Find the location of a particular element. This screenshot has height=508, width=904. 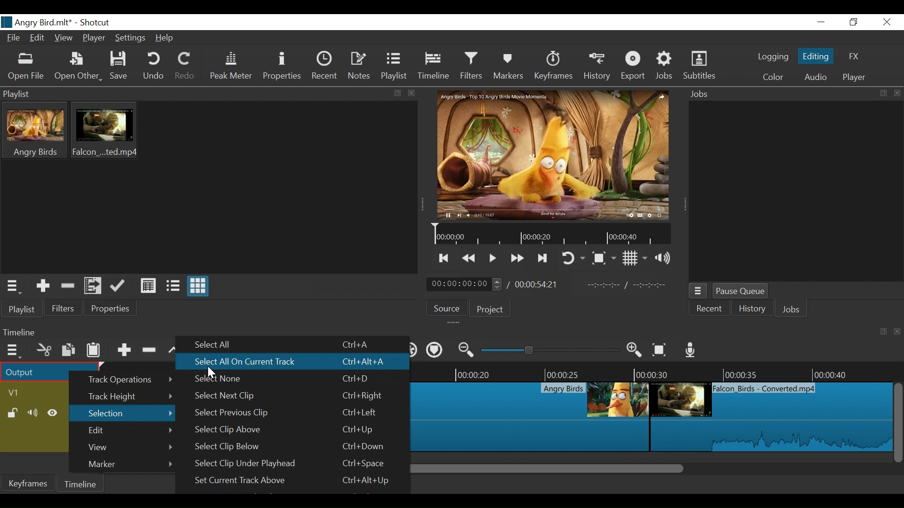

Zoom timeline to fit is located at coordinates (659, 350).